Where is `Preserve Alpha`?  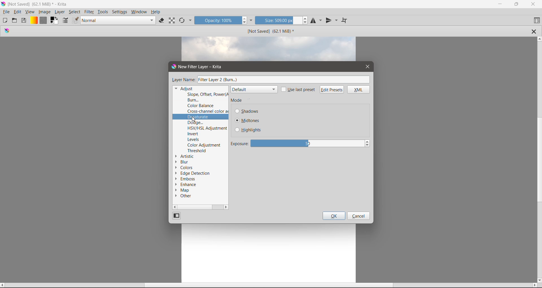 Preserve Alpha is located at coordinates (172, 20).